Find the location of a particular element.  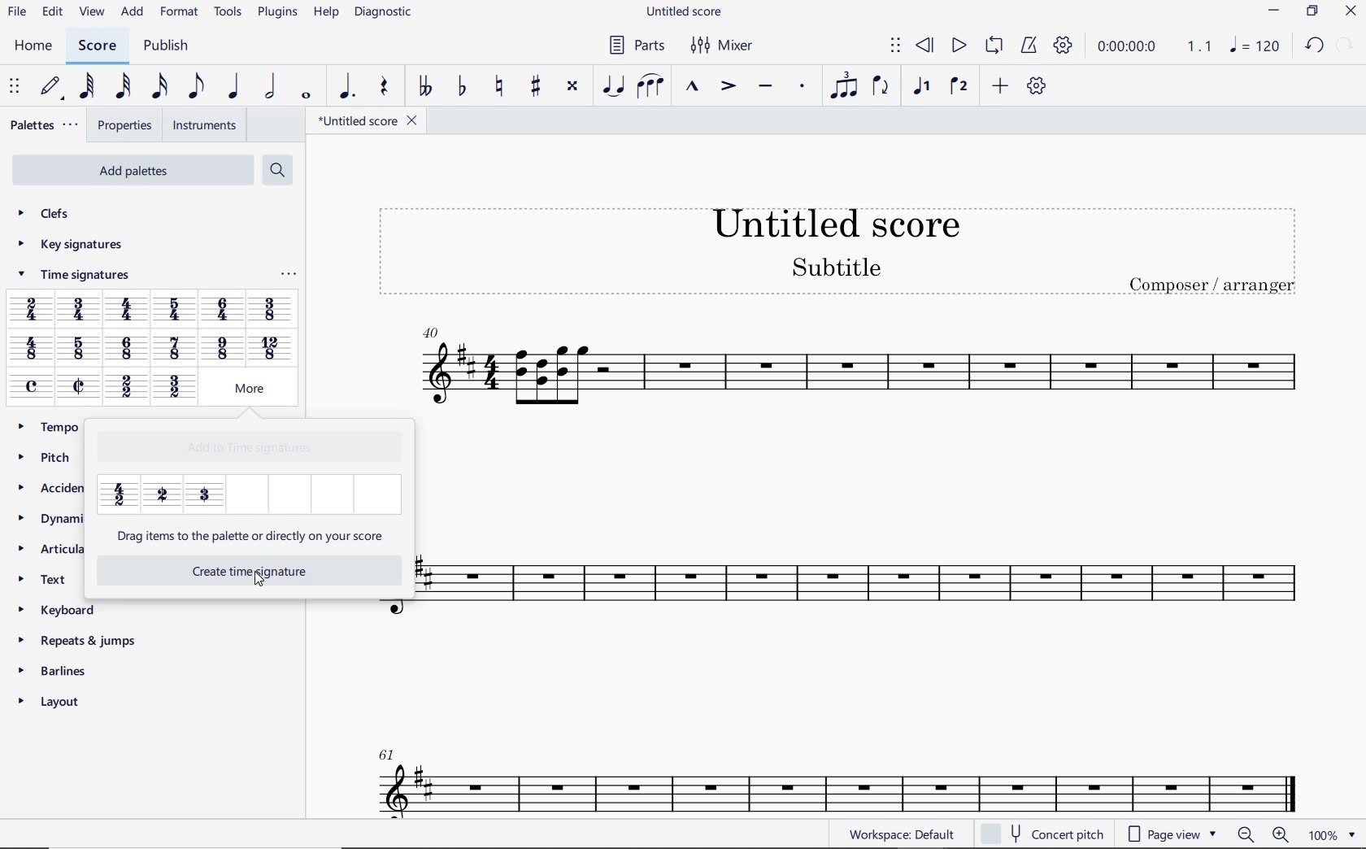

32ND NOTE is located at coordinates (124, 87).